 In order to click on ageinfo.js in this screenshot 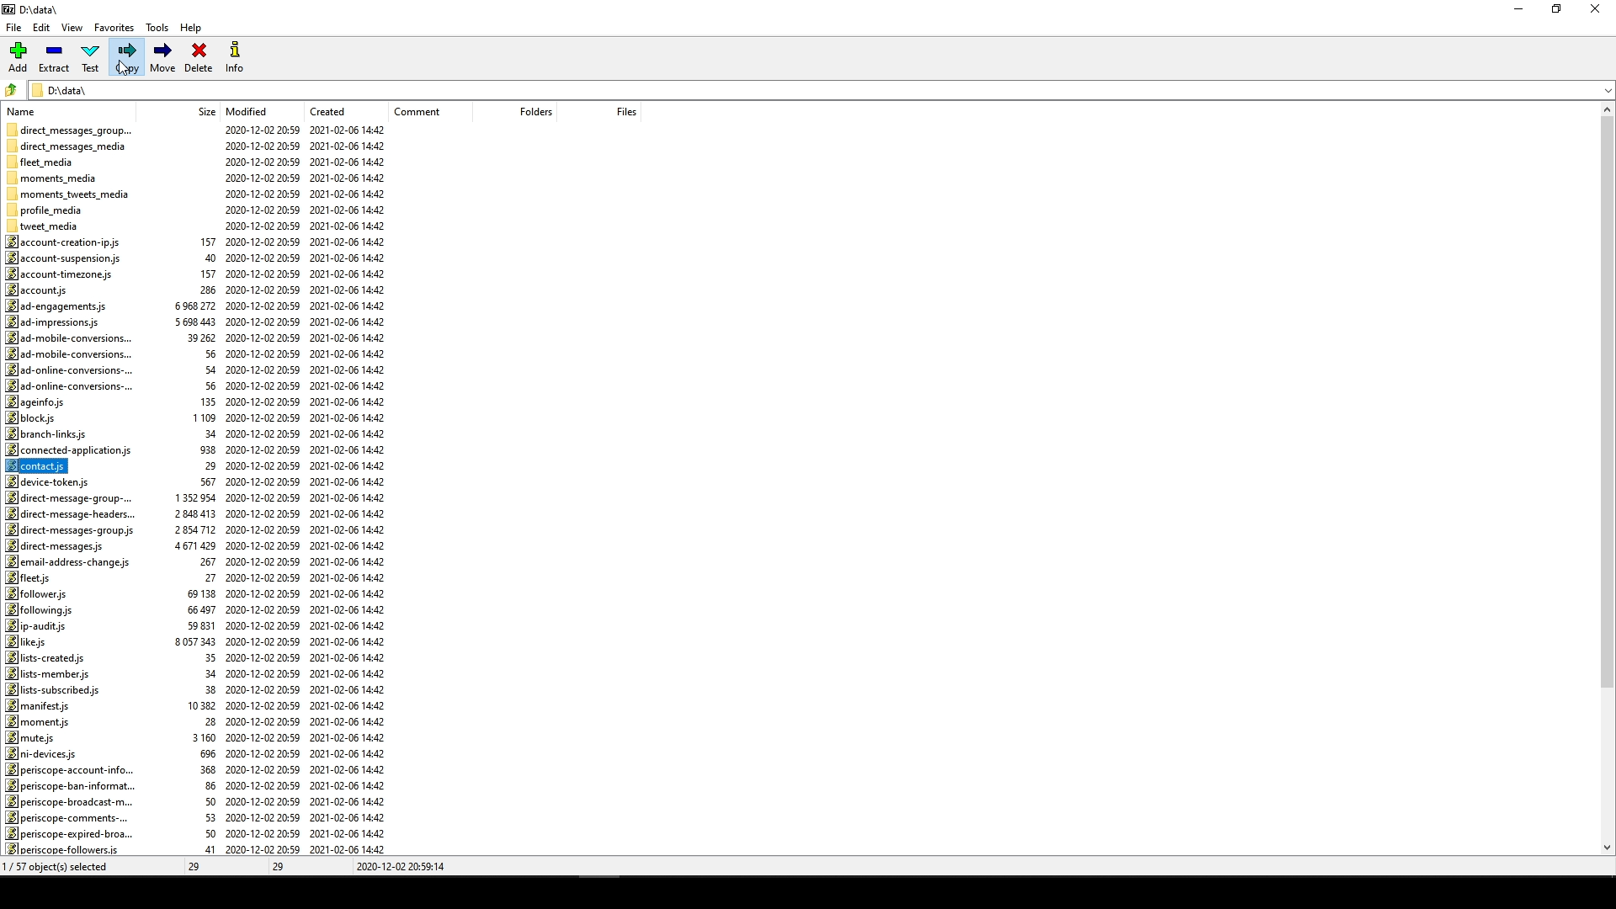, I will do `click(37, 402)`.